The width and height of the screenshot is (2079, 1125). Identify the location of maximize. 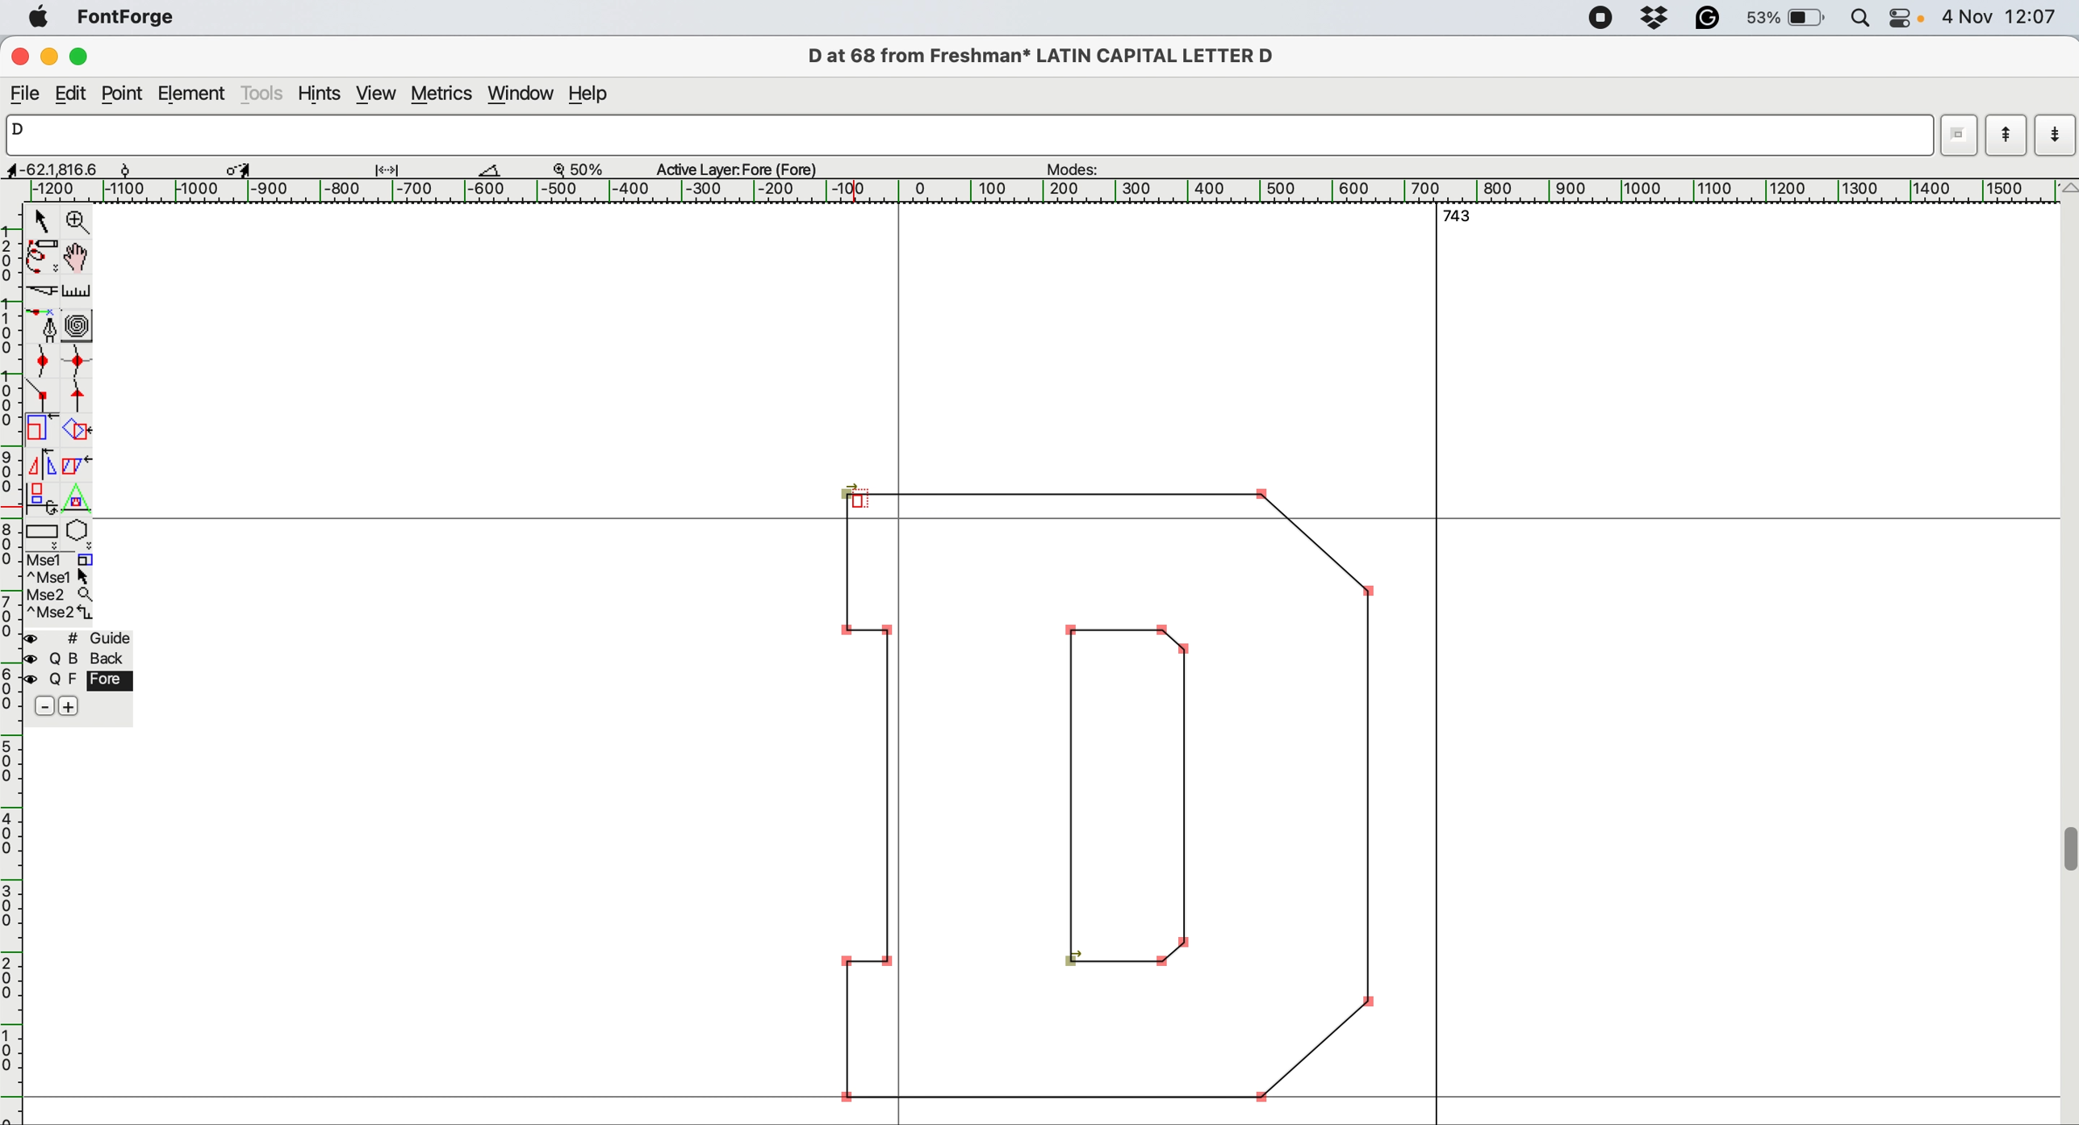
(84, 56).